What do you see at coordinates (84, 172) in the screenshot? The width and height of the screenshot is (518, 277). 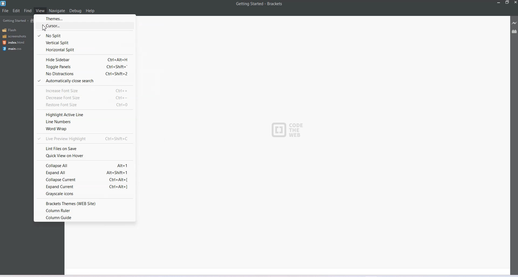 I see `Expand all` at bounding box center [84, 172].